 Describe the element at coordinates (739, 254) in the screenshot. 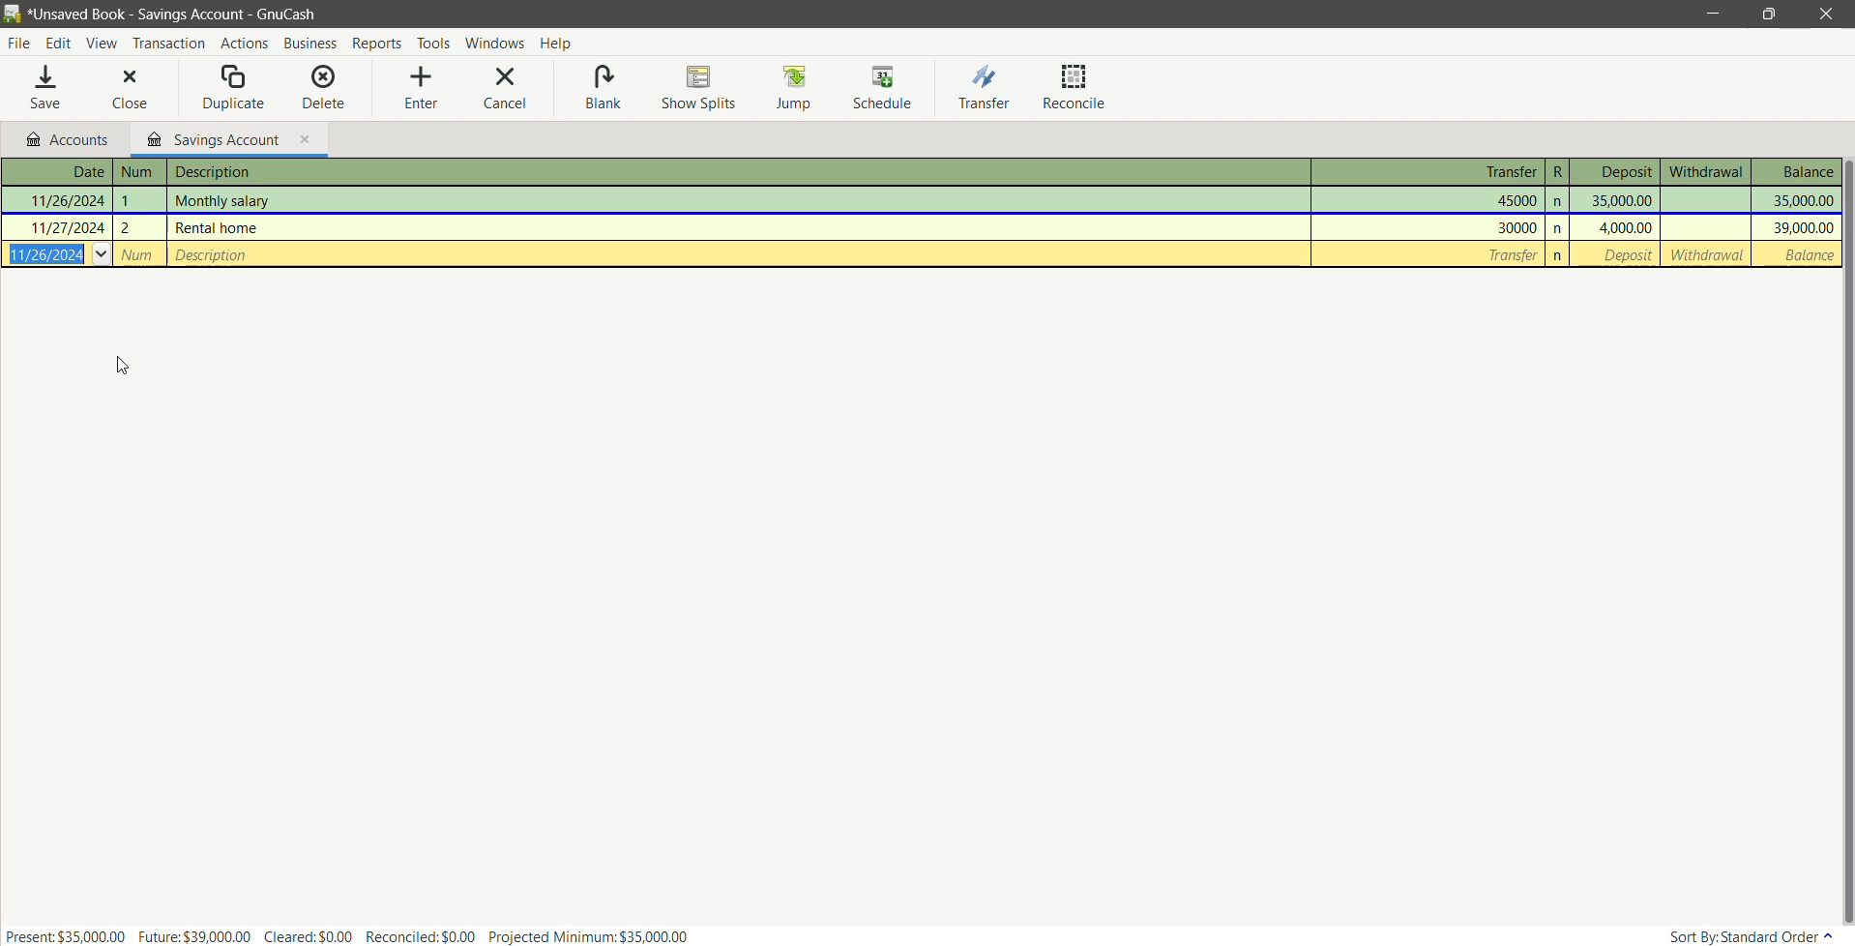

I see `Description` at that location.